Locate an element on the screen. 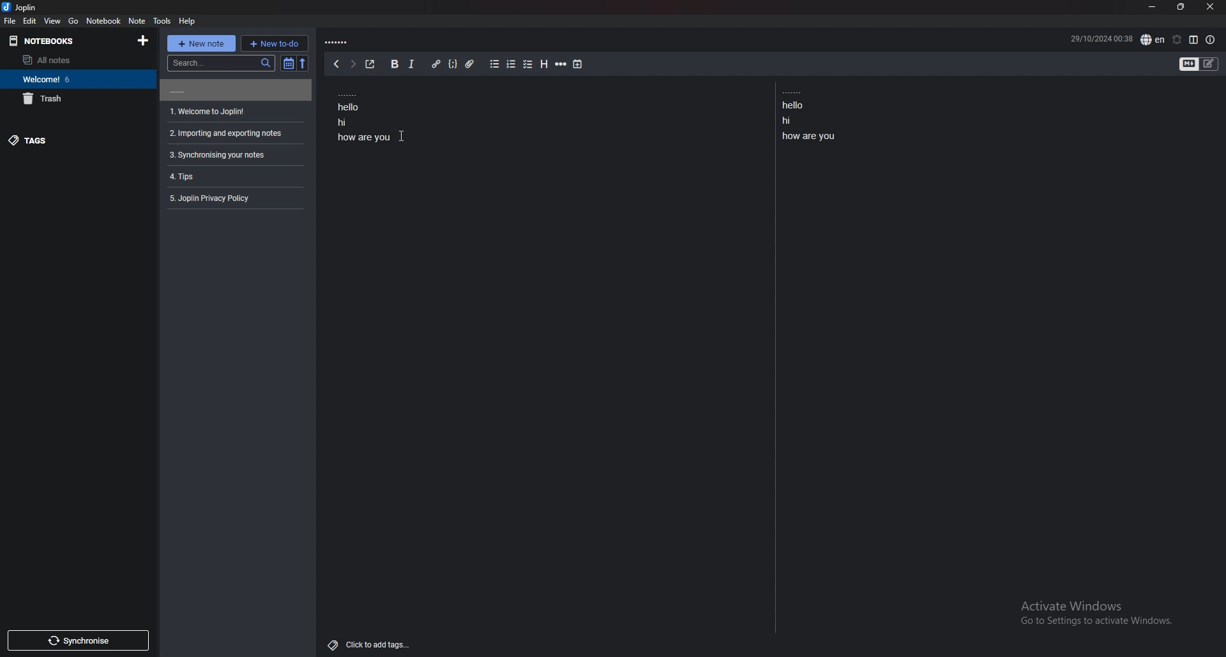  horizontal rule is located at coordinates (561, 63).